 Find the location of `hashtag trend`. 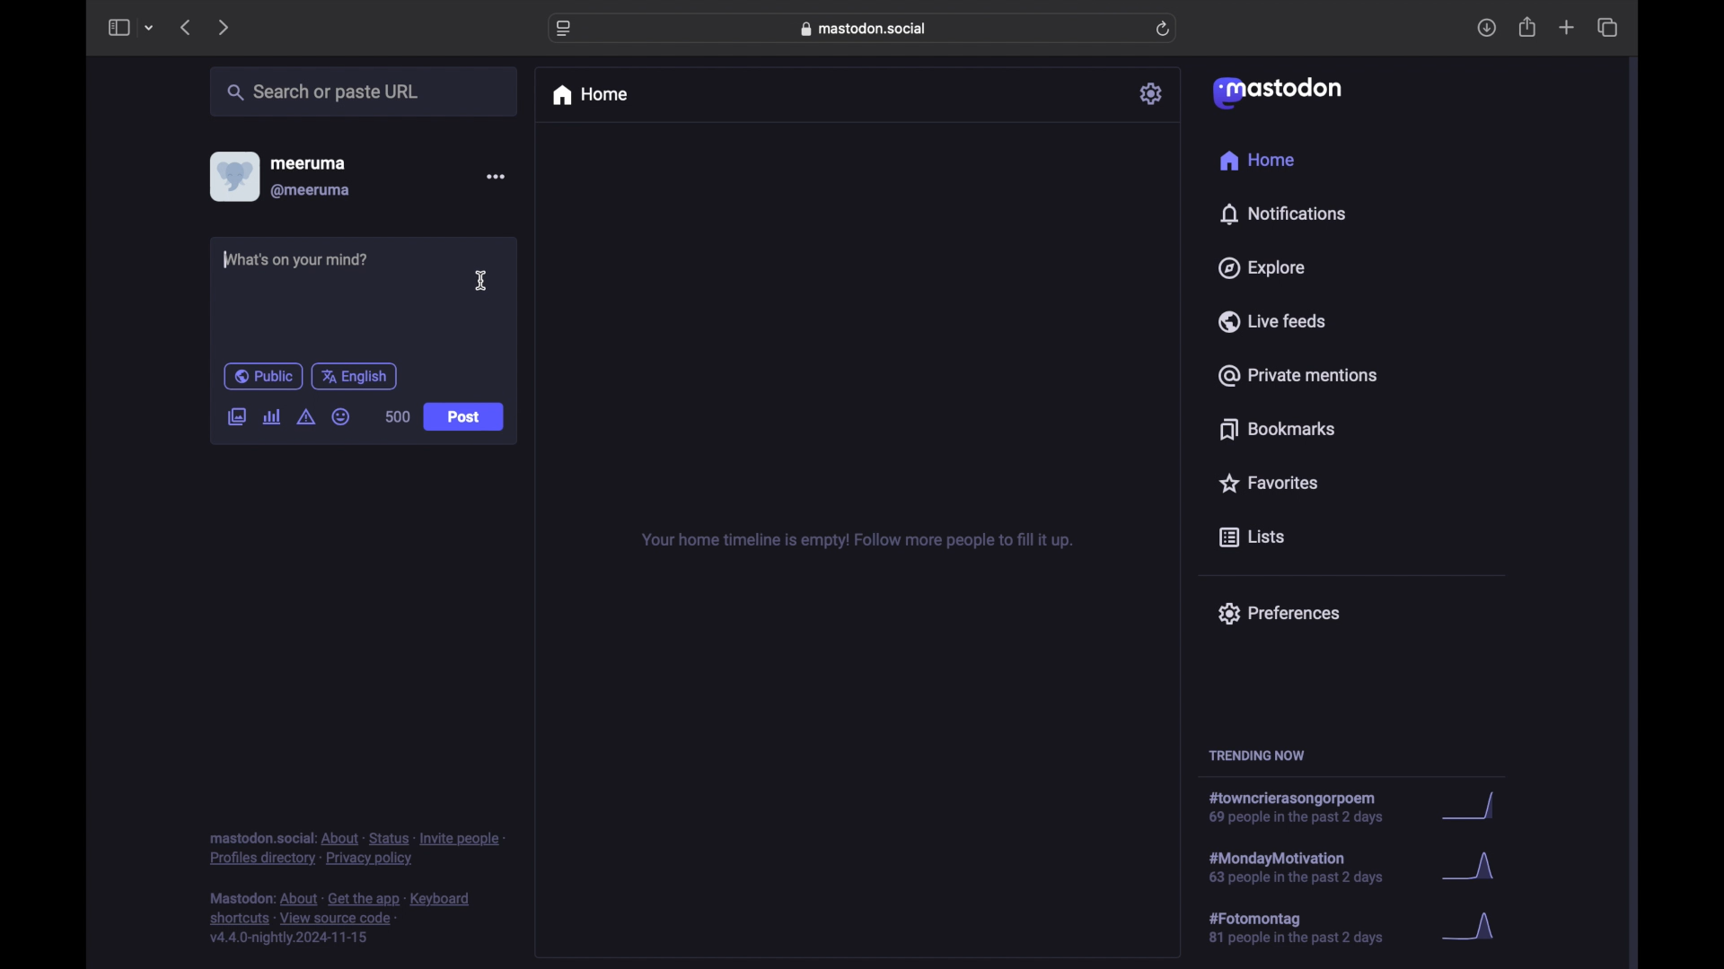

hashtag trend is located at coordinates (1306, 808).